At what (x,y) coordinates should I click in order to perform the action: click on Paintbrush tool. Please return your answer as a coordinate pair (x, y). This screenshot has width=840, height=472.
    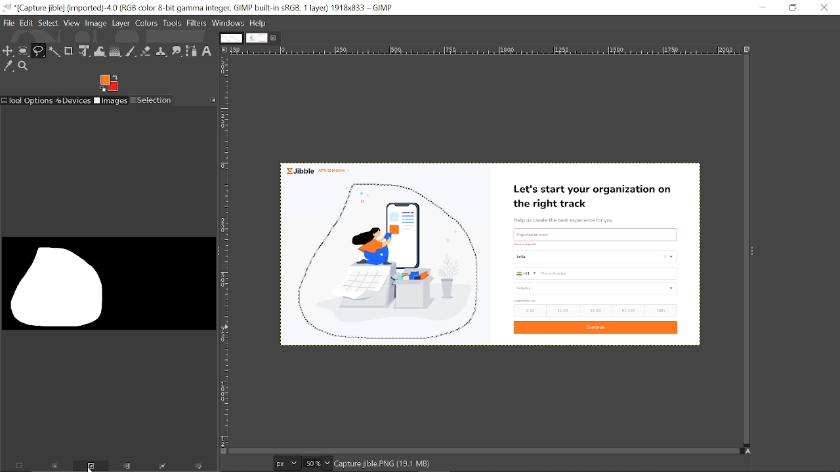
    Looking at the image, I should click on (131, 52).